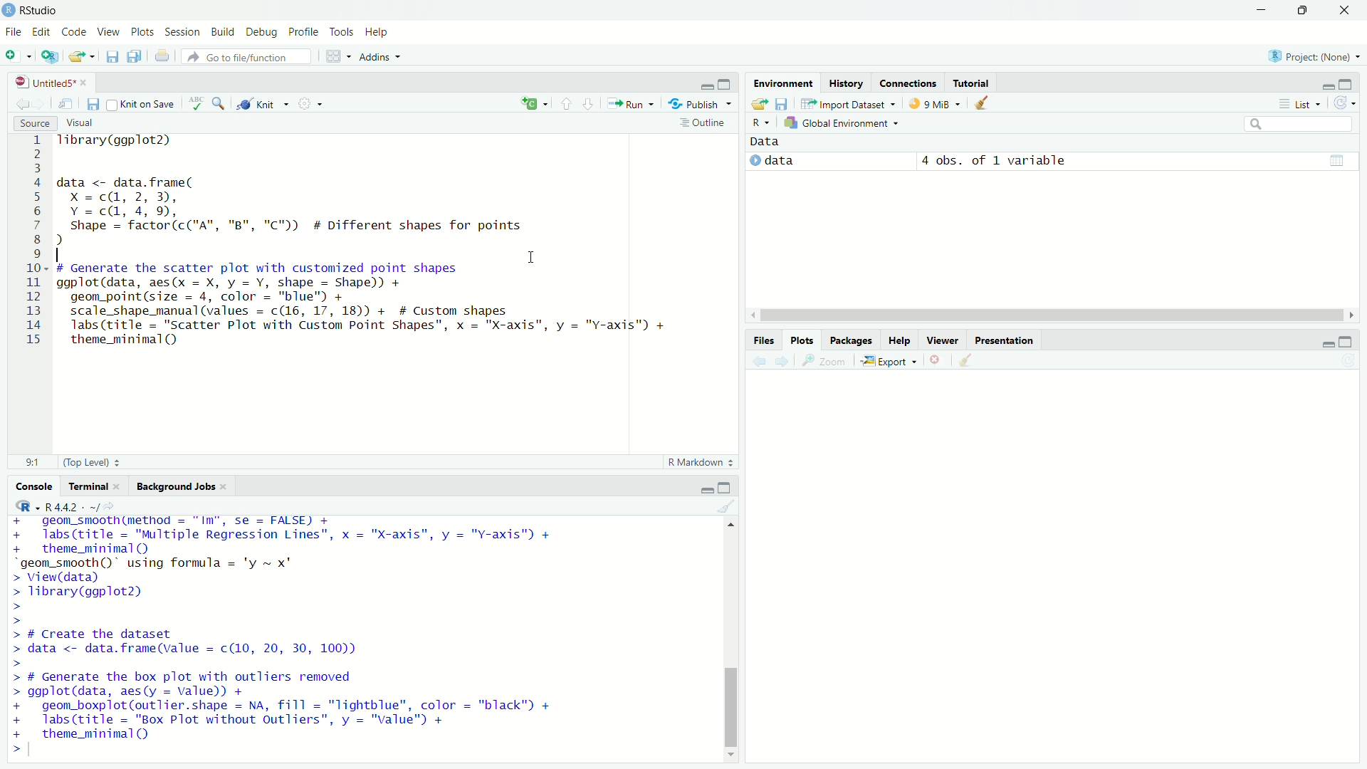 The width and height of the screenshot is (1367, 769). I want to click on New file, so click(18, 56).